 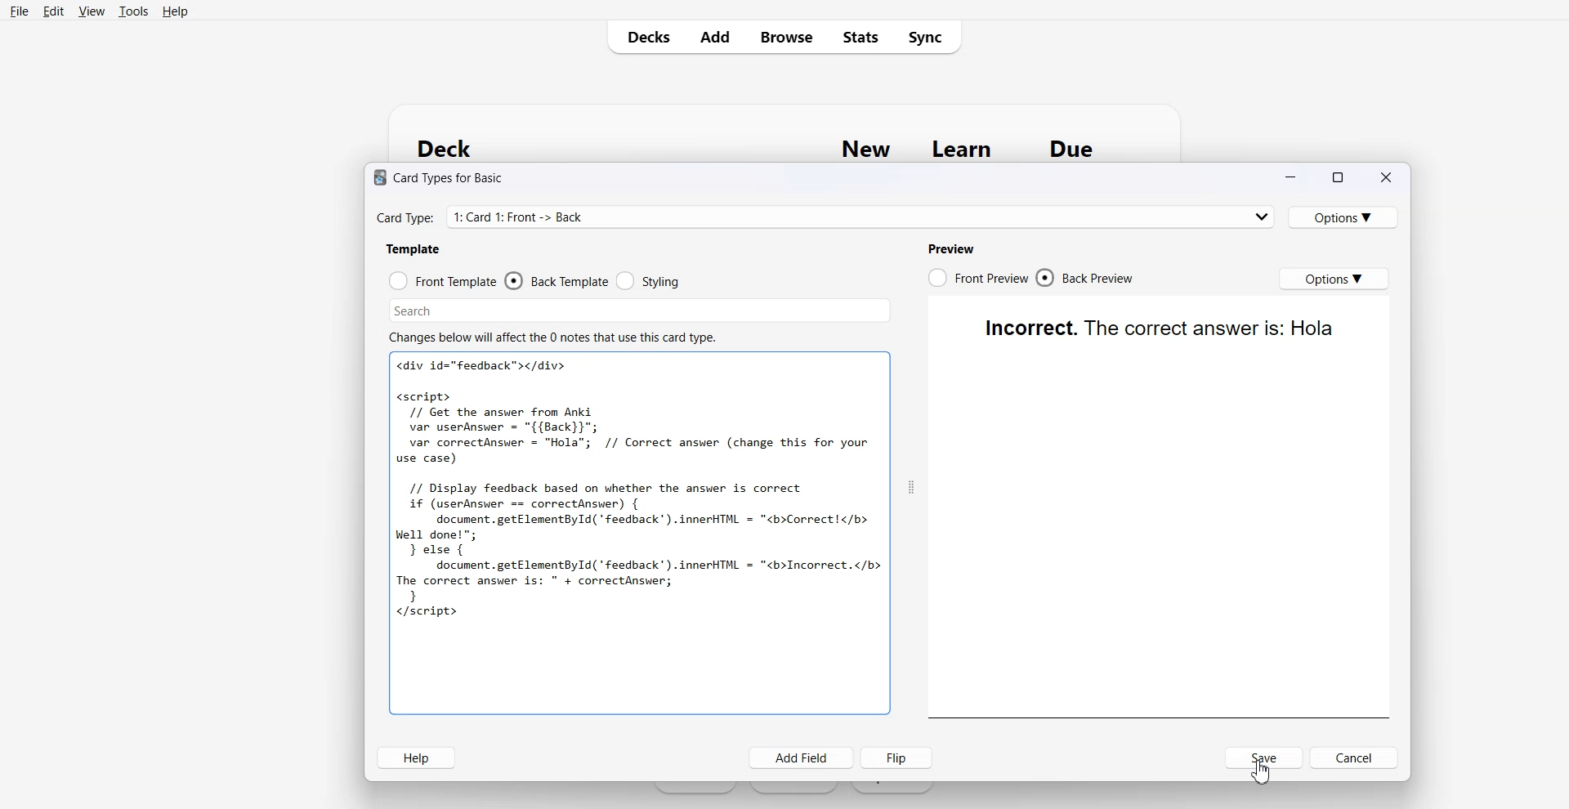 What do you see at coordinates (979, 275) in the screenshot?
I see `Front Preview` at bounding box center [979, 275].